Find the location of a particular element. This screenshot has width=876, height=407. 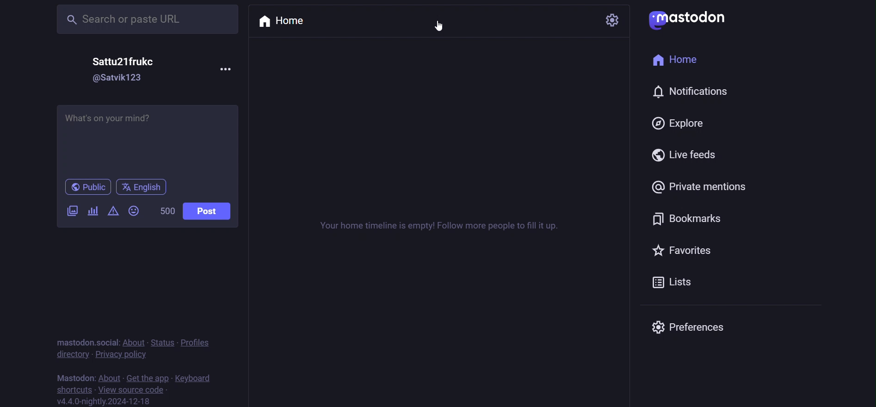

emoji is located at coordinates (134, 210).